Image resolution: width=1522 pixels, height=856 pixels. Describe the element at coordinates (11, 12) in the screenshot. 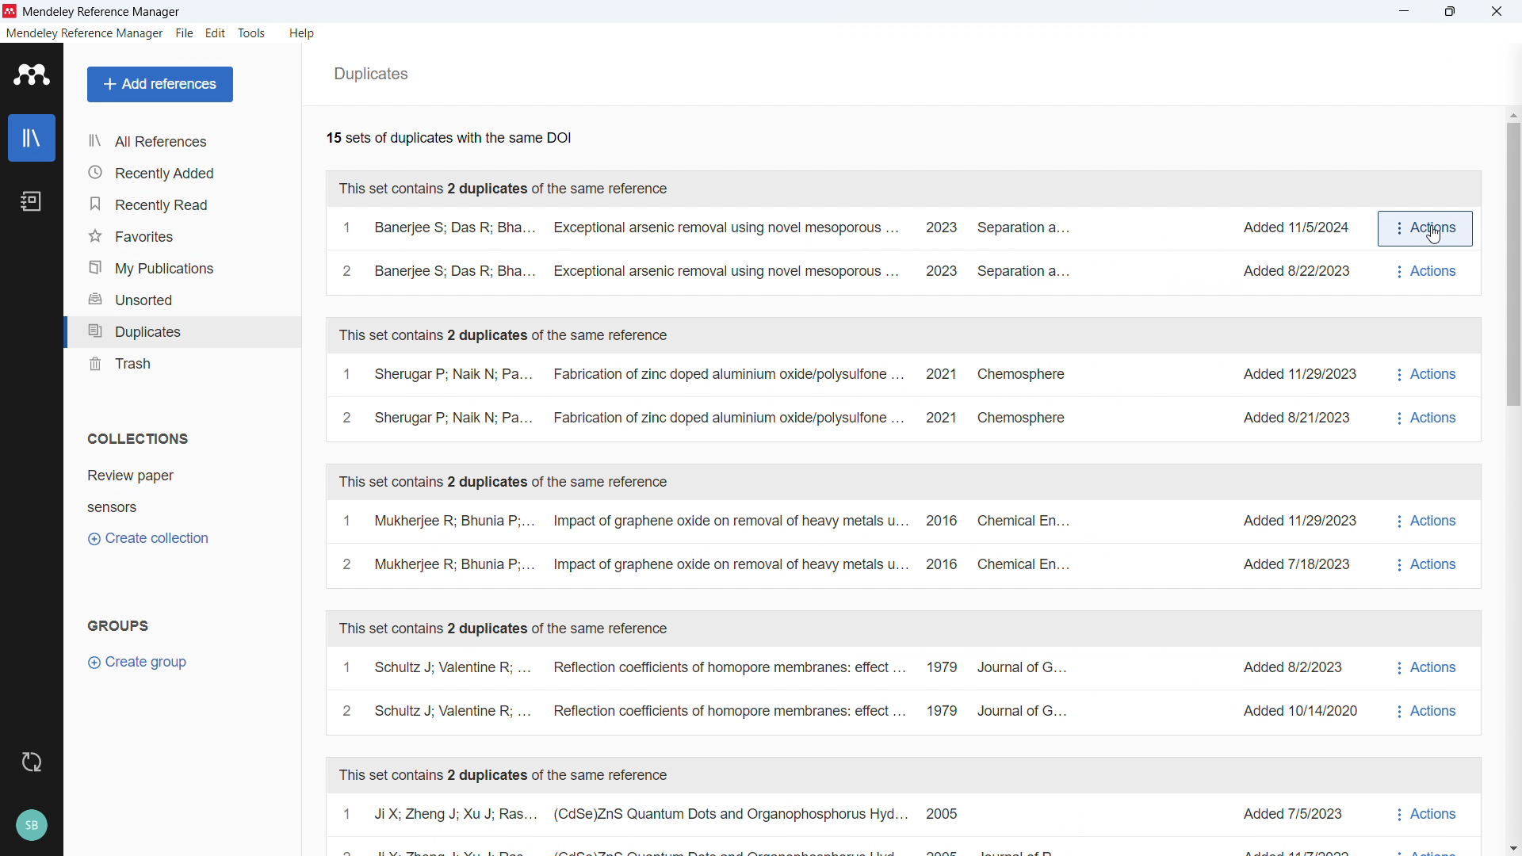

I see `Logo ` at that location.